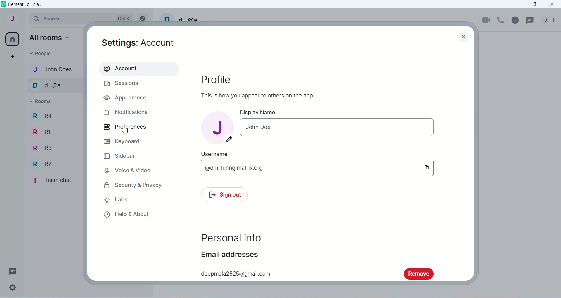 Image resolution: width=561 pixels, height=298 pixels. I want to click on Video call, so click(487, 20).